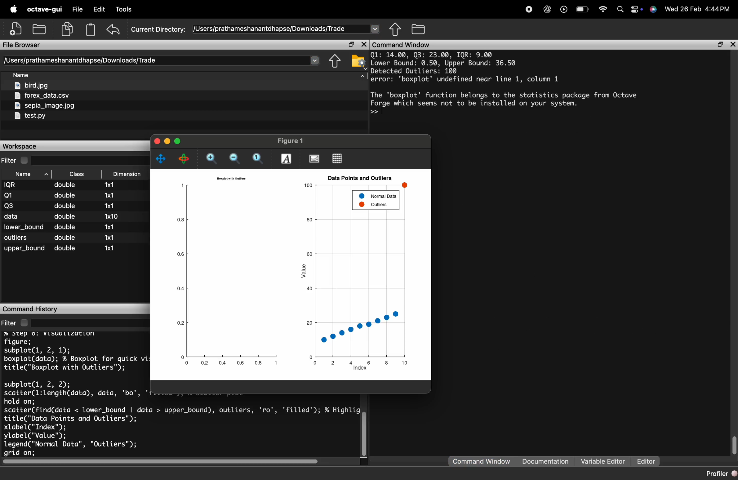 The height and width of the screenshot is (480, 738). Describe the element at coordinates (402, 45) in the screenshot. I see `Command Window` at that location.